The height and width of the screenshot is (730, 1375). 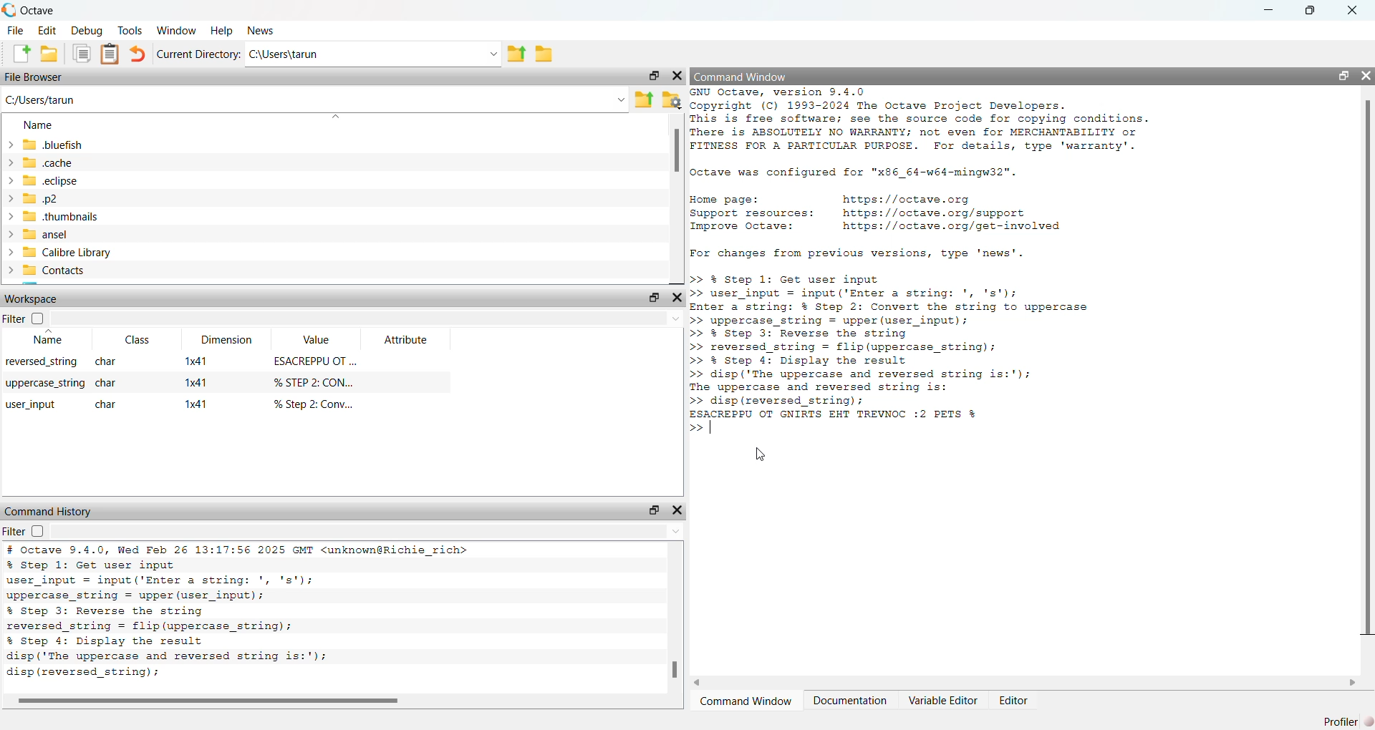 What do you see at coordinates (678, 510) in the screenshot?
I see `hide widget` at bounding box center [678, 510].